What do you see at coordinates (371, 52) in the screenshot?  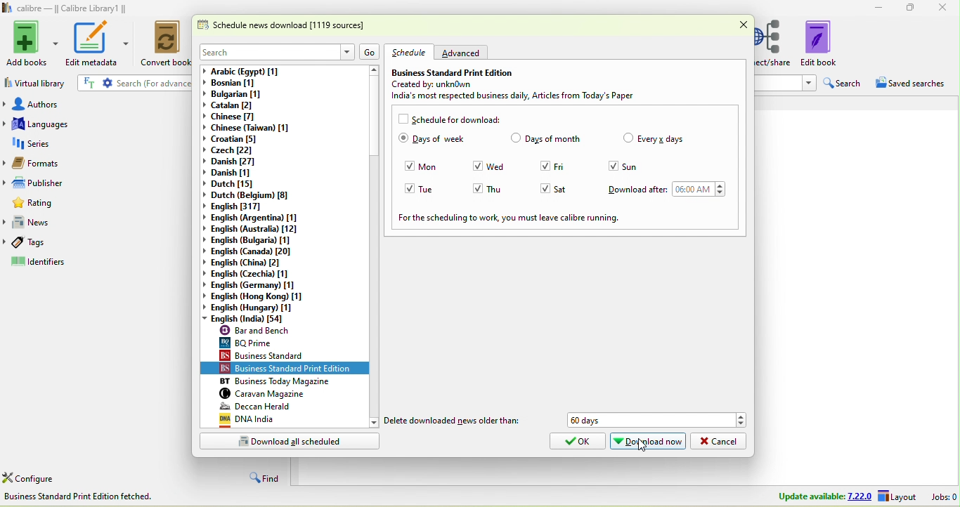 I see `go` at bounding box center [371, 52].